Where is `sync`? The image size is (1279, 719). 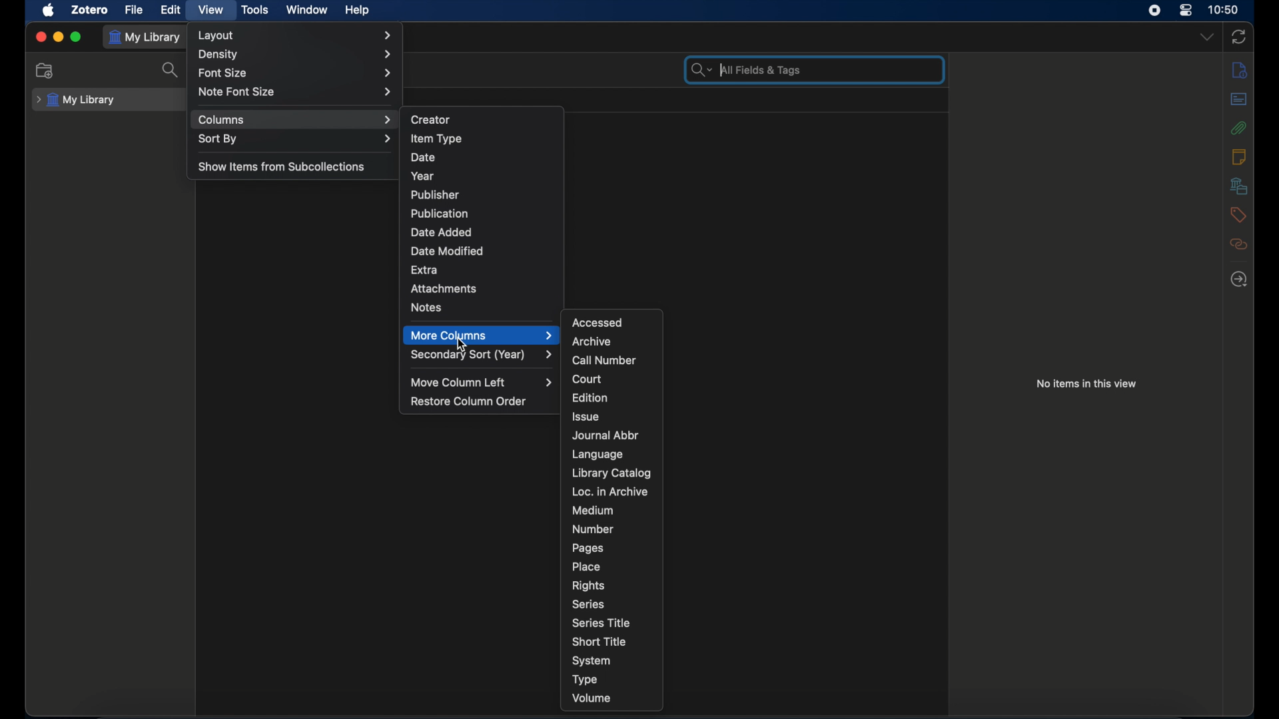 sync is located at coordinates (1238, 37).